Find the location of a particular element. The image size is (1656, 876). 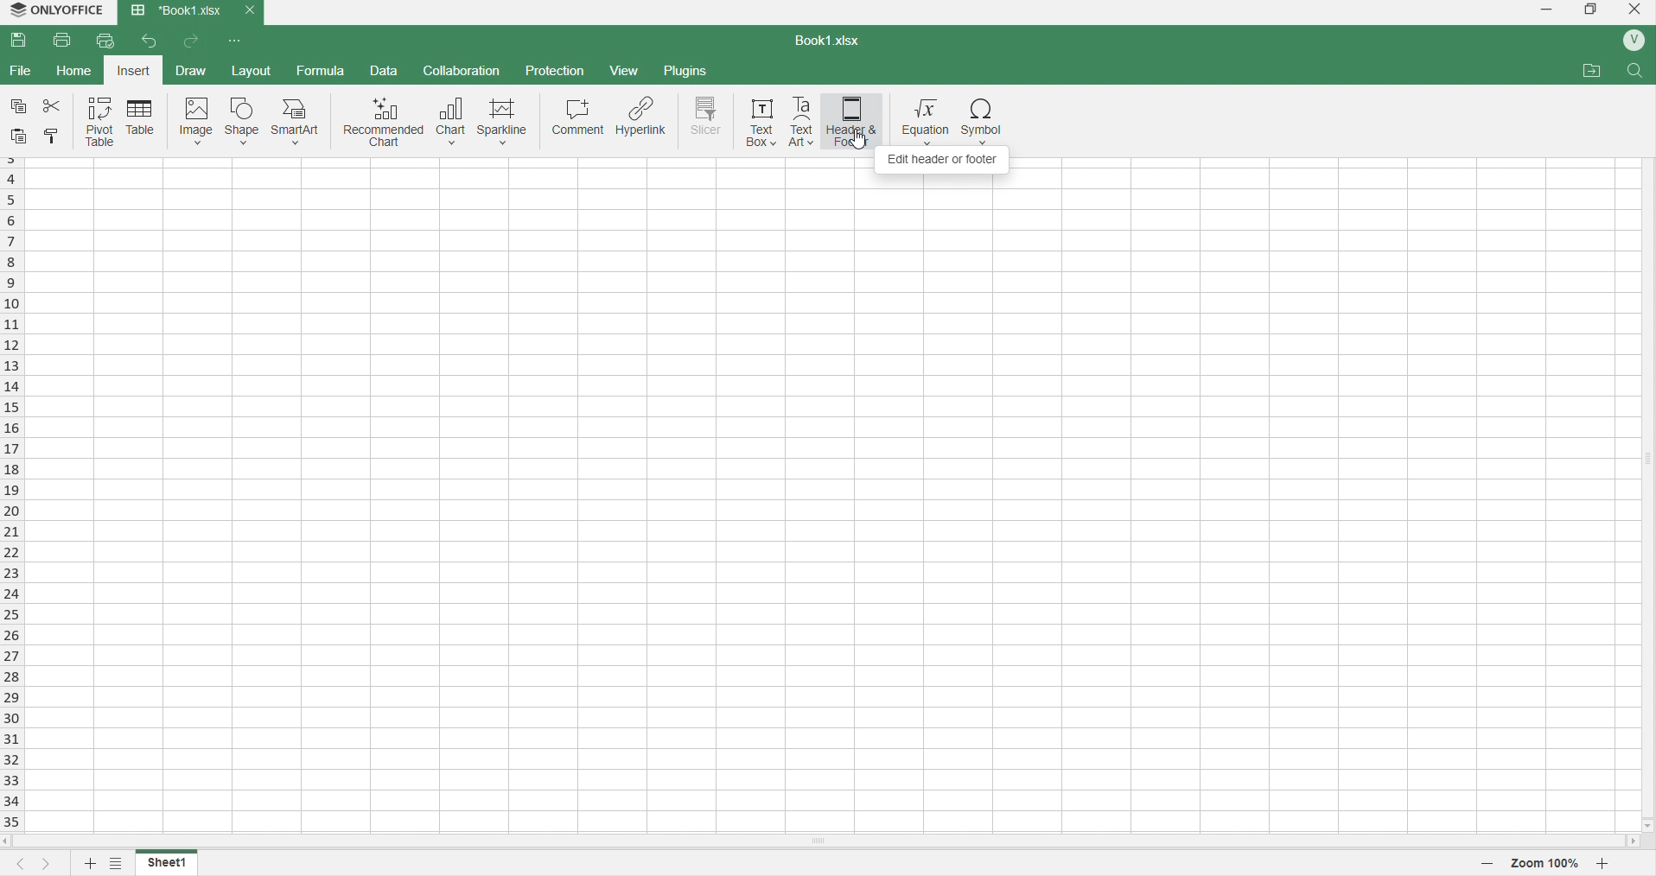

collaboration is located at coordinates (464, 70).